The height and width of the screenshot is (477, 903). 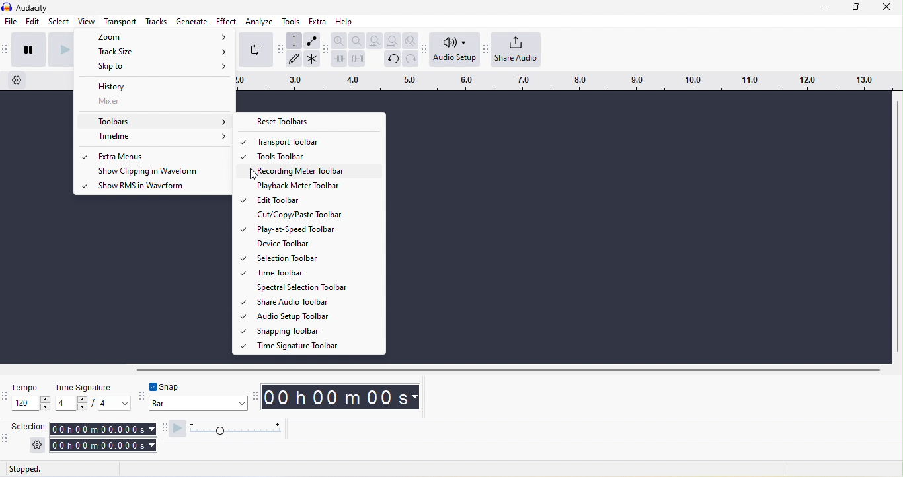 What do you see at coordinates (11, 21) in the screenshot?
I see `file` at bounding box center [11, 21].